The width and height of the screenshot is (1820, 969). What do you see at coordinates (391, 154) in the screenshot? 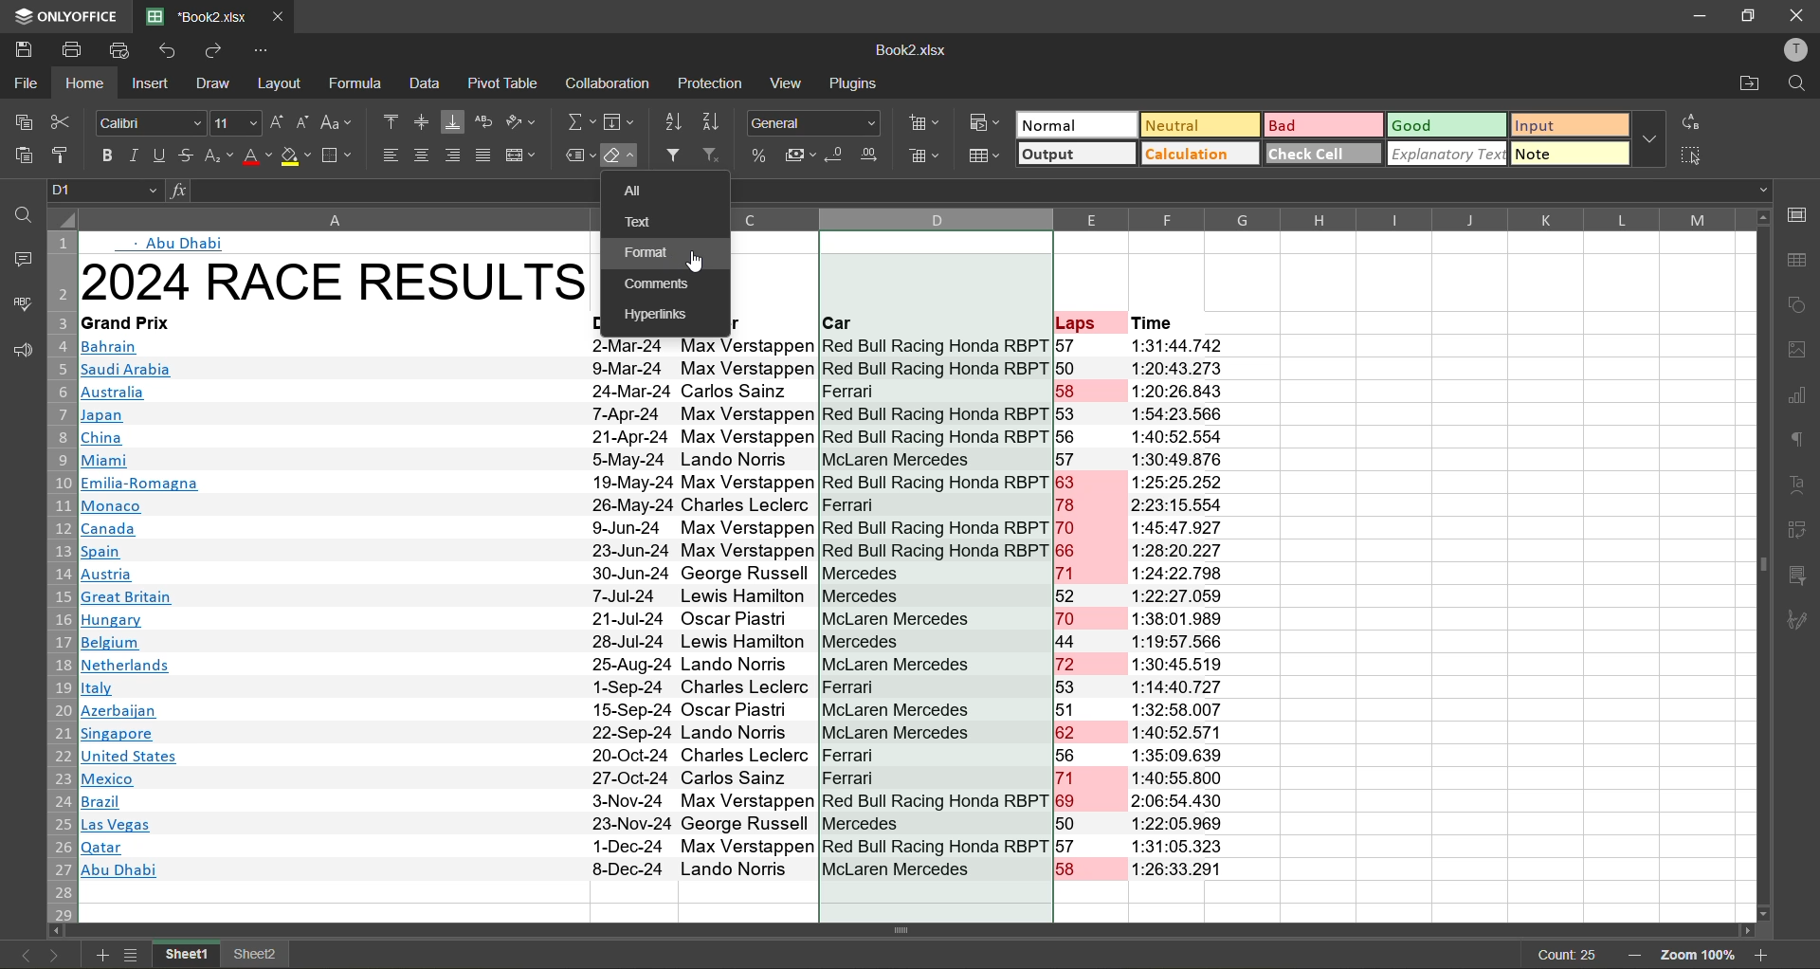
I see `align left` at bounding box center [391, 154].